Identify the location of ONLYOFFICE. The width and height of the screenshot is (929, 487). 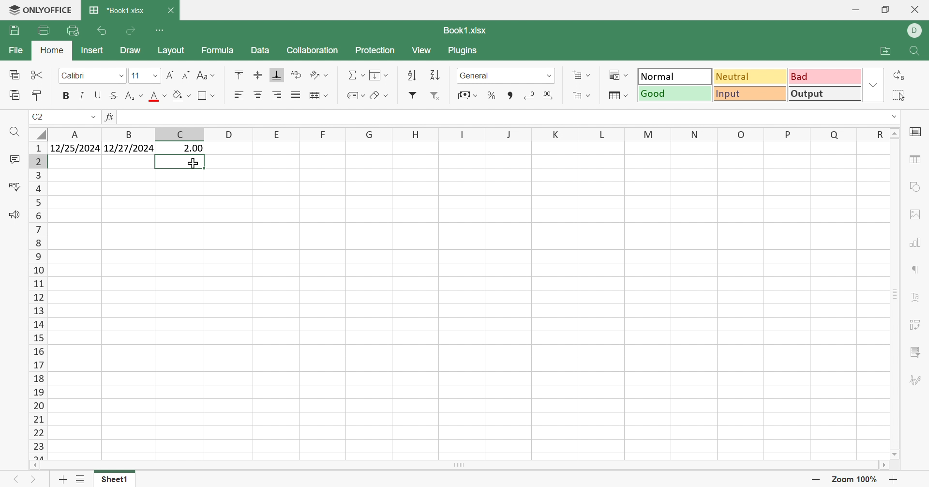
(38, 12).